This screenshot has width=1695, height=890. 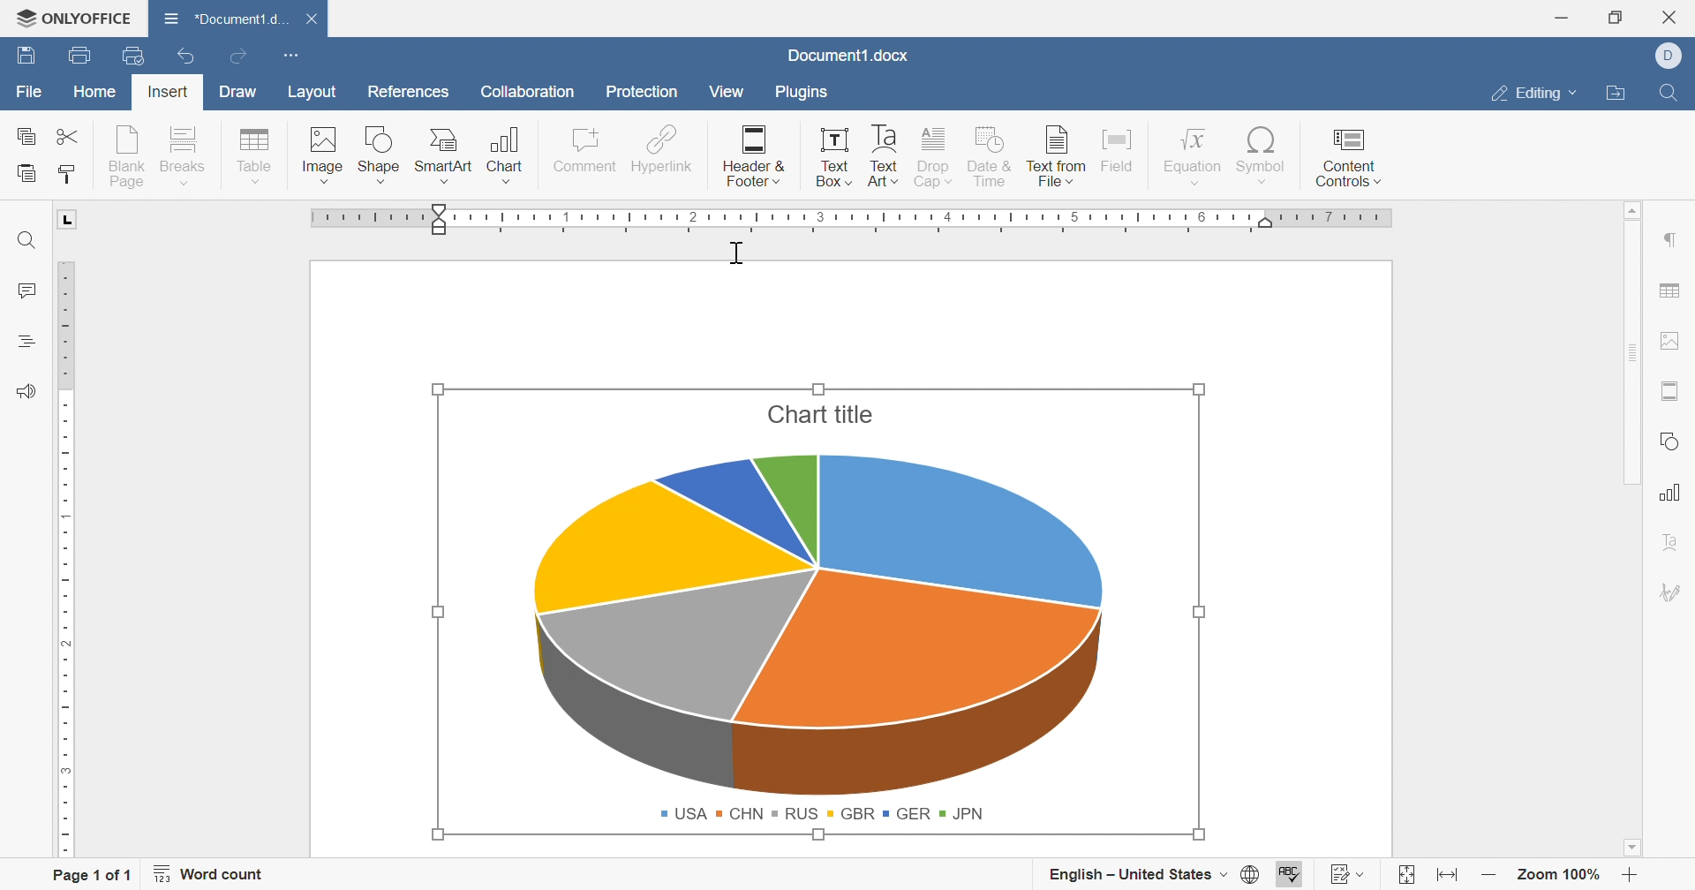 I want to click on Scroll up, so click(x=1634, y=209).